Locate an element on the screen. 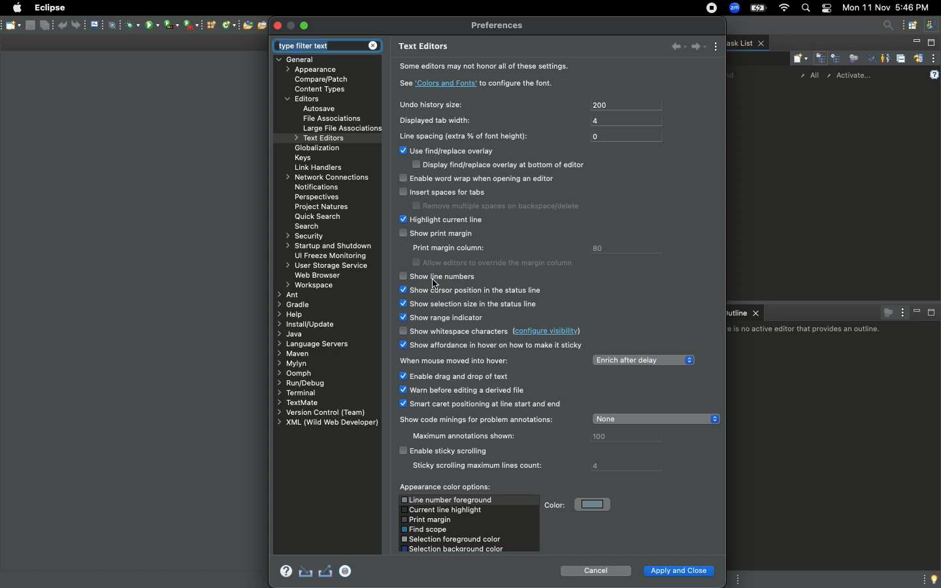 This screenshot has width=941, height=588. User storage service is located at coordinates (329, 265).